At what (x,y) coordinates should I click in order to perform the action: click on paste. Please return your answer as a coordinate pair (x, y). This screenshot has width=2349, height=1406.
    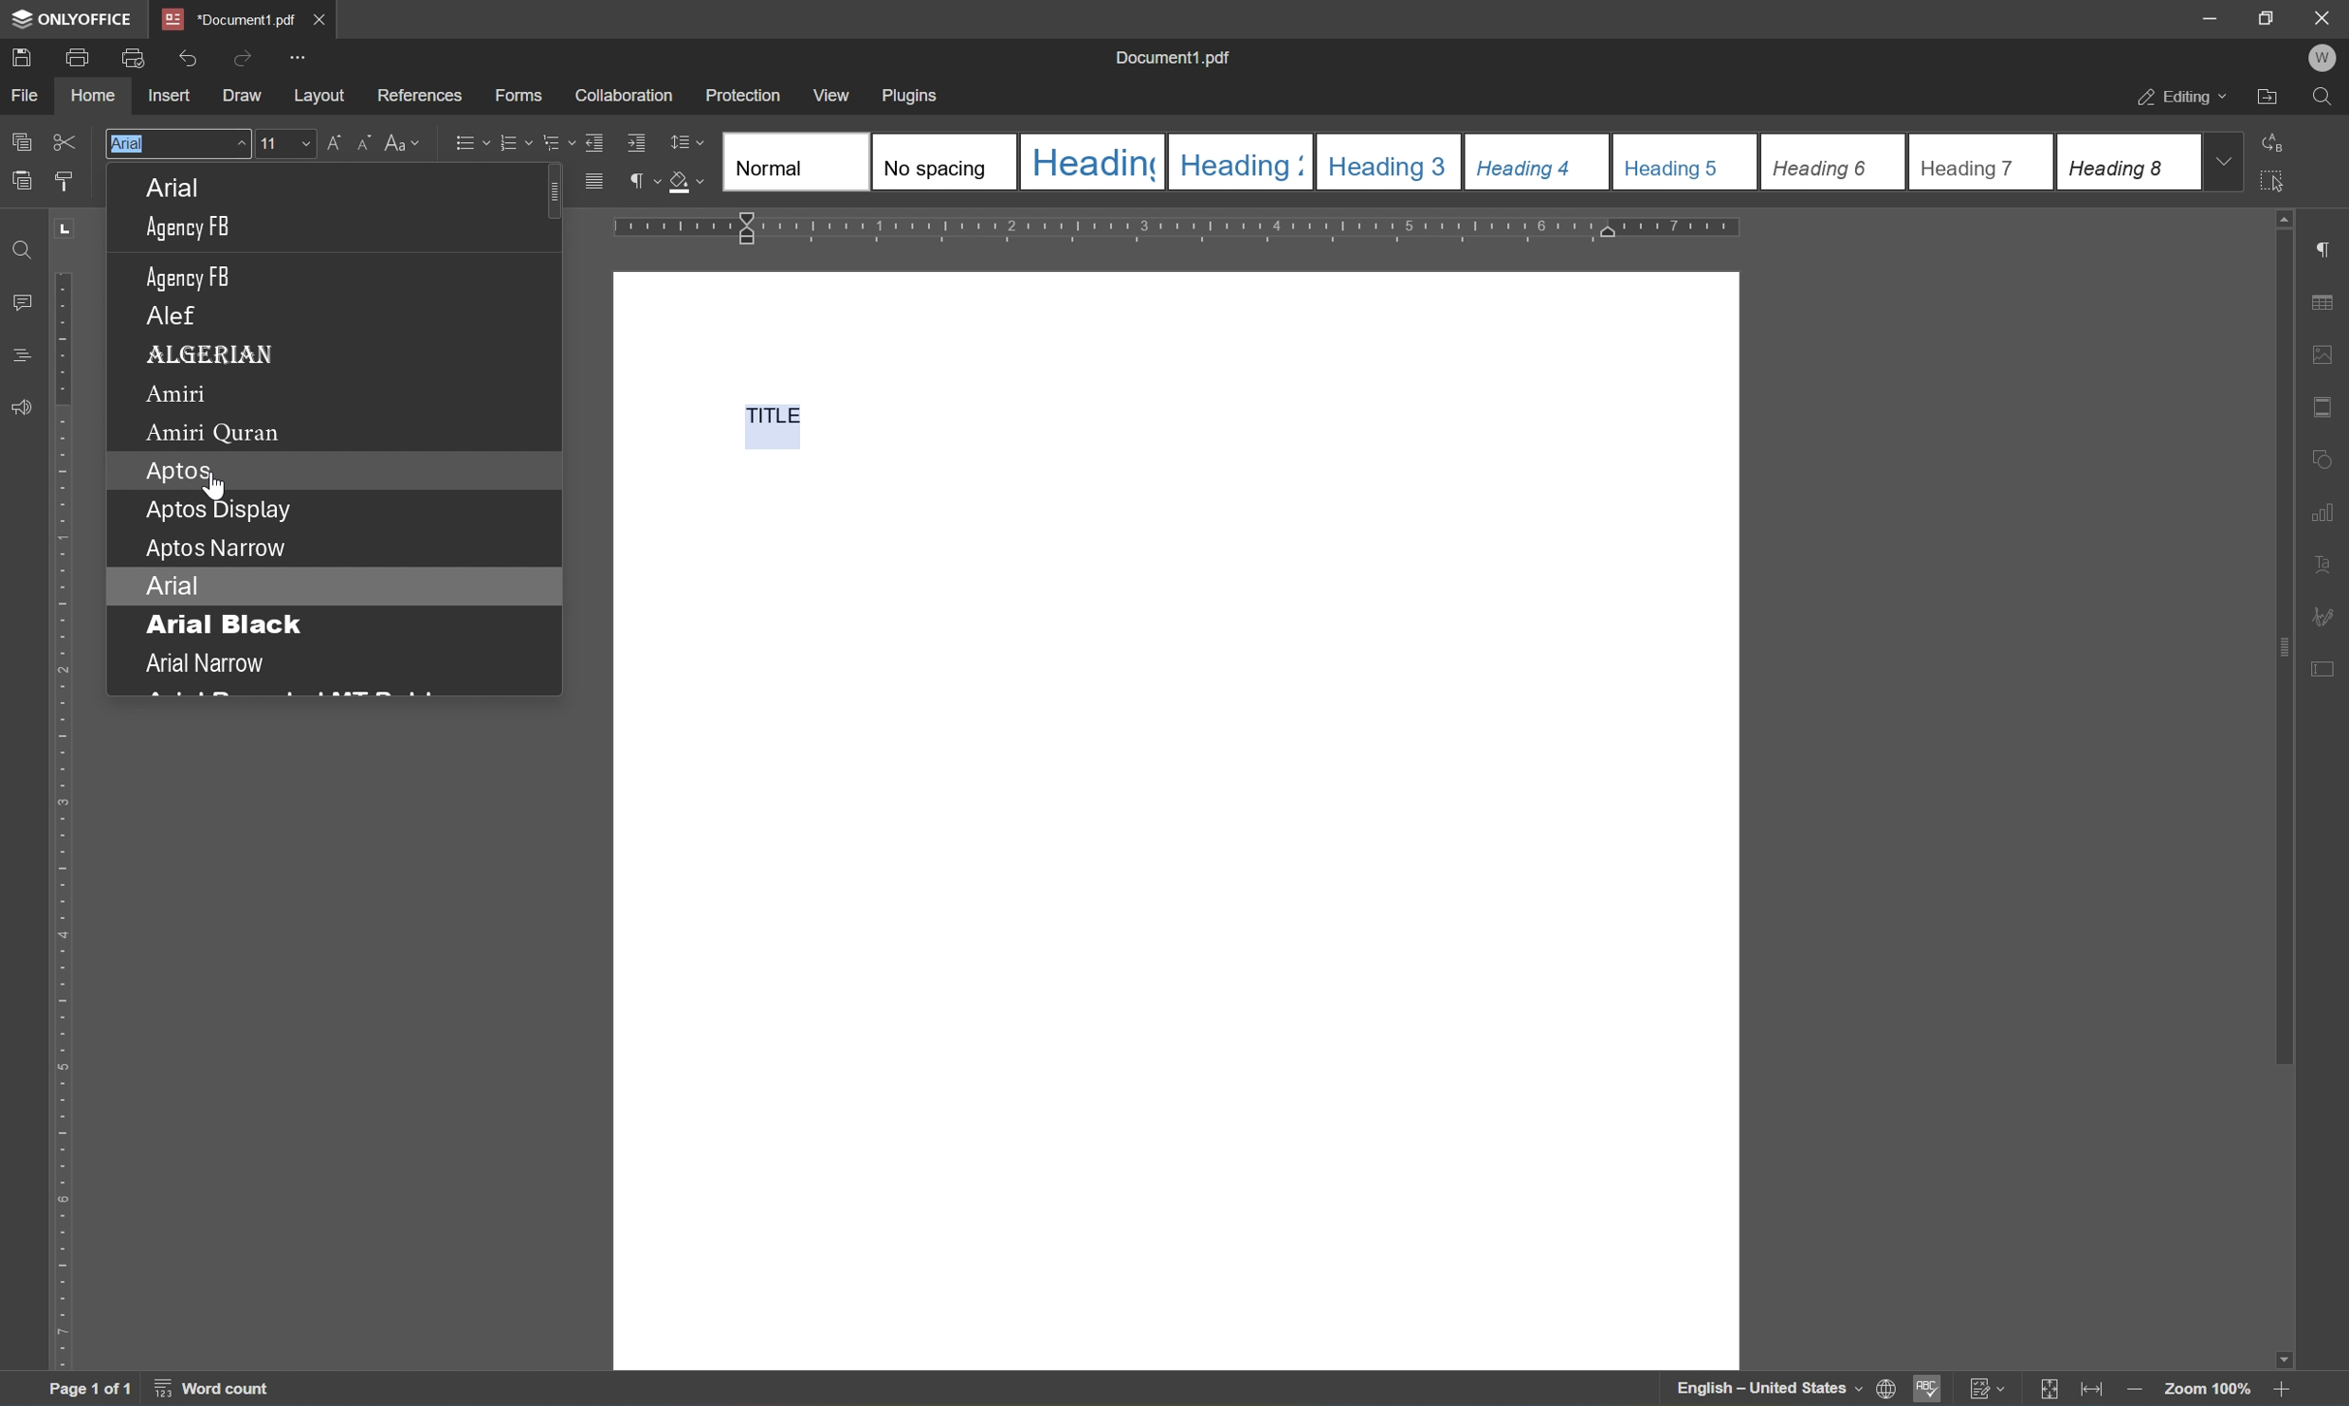
    Looking at the image, I should click on (21, 181).